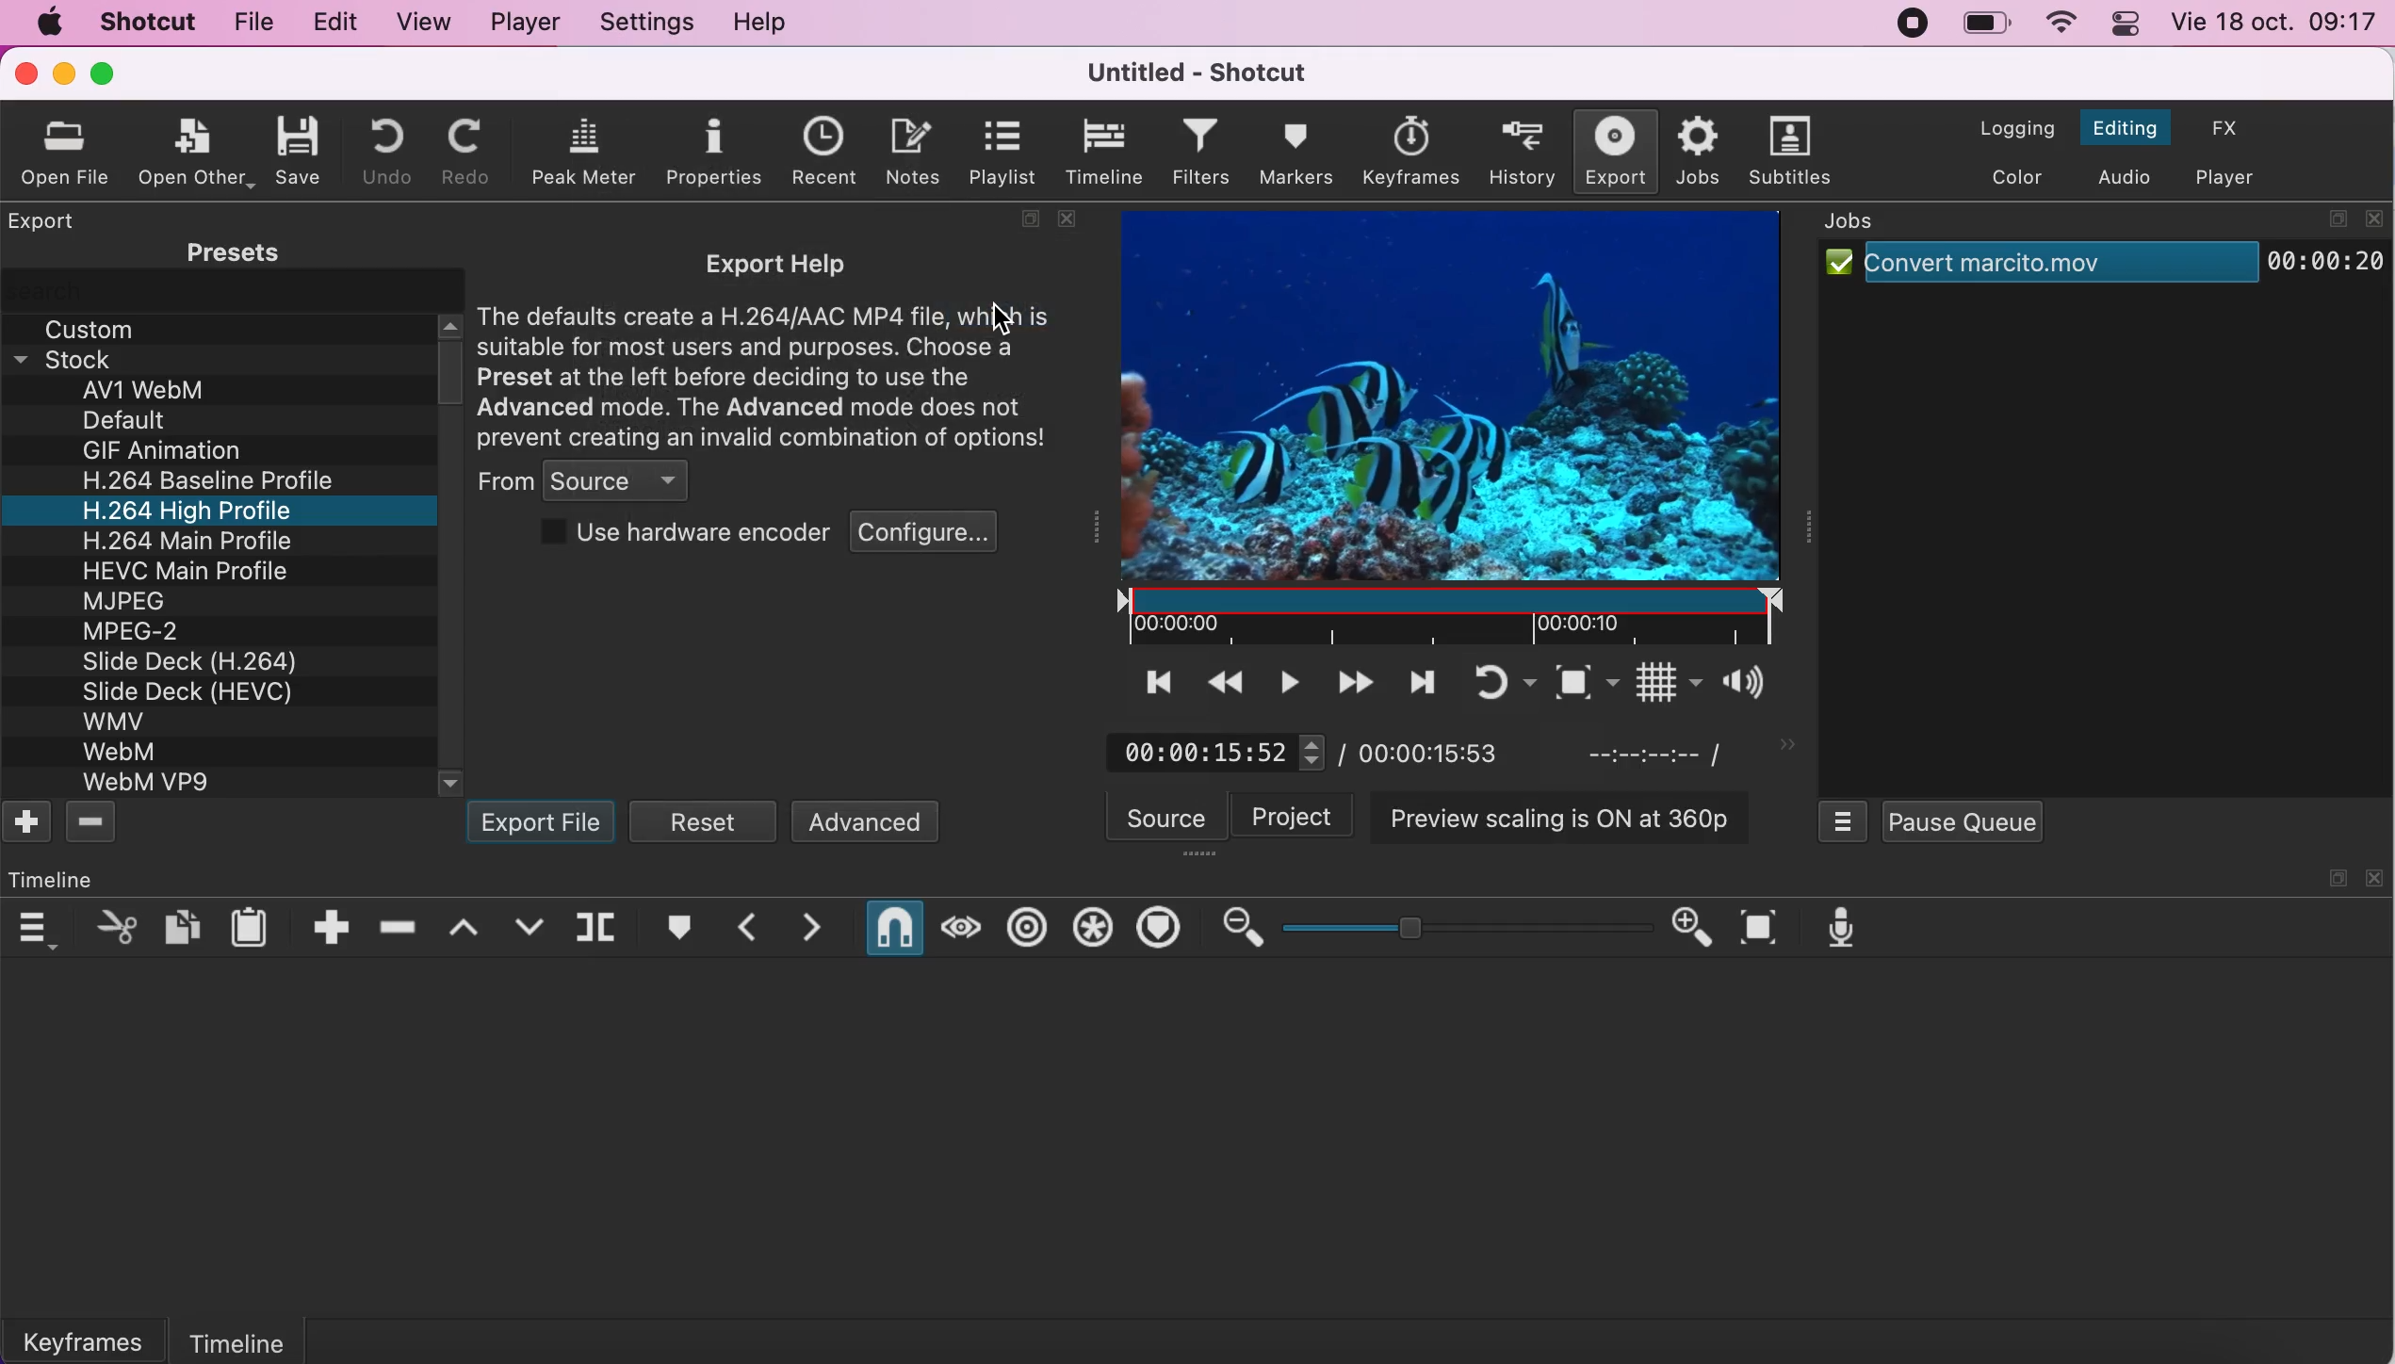  Describe the element at coordinates (66, 73) in the screenshot. I see `minimize` at that location.